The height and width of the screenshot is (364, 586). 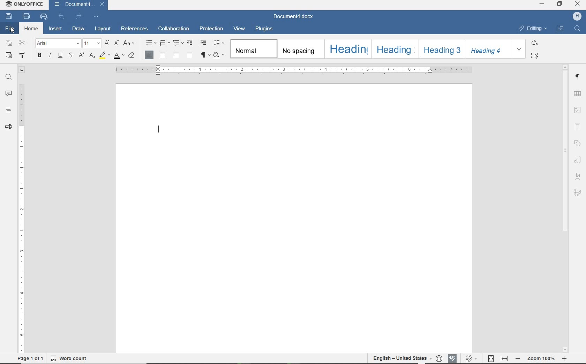 I want to click on set document language, so click(x=439, y=359).